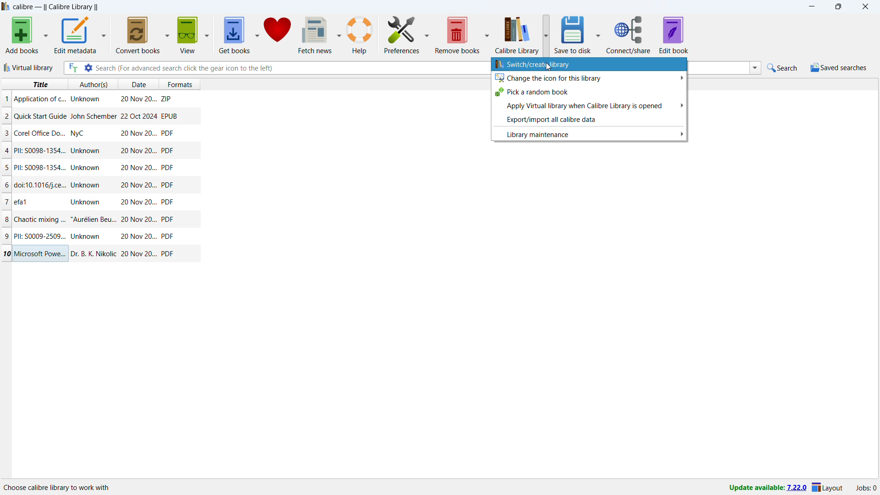  I want to click on EPUB, so click(169, 115).